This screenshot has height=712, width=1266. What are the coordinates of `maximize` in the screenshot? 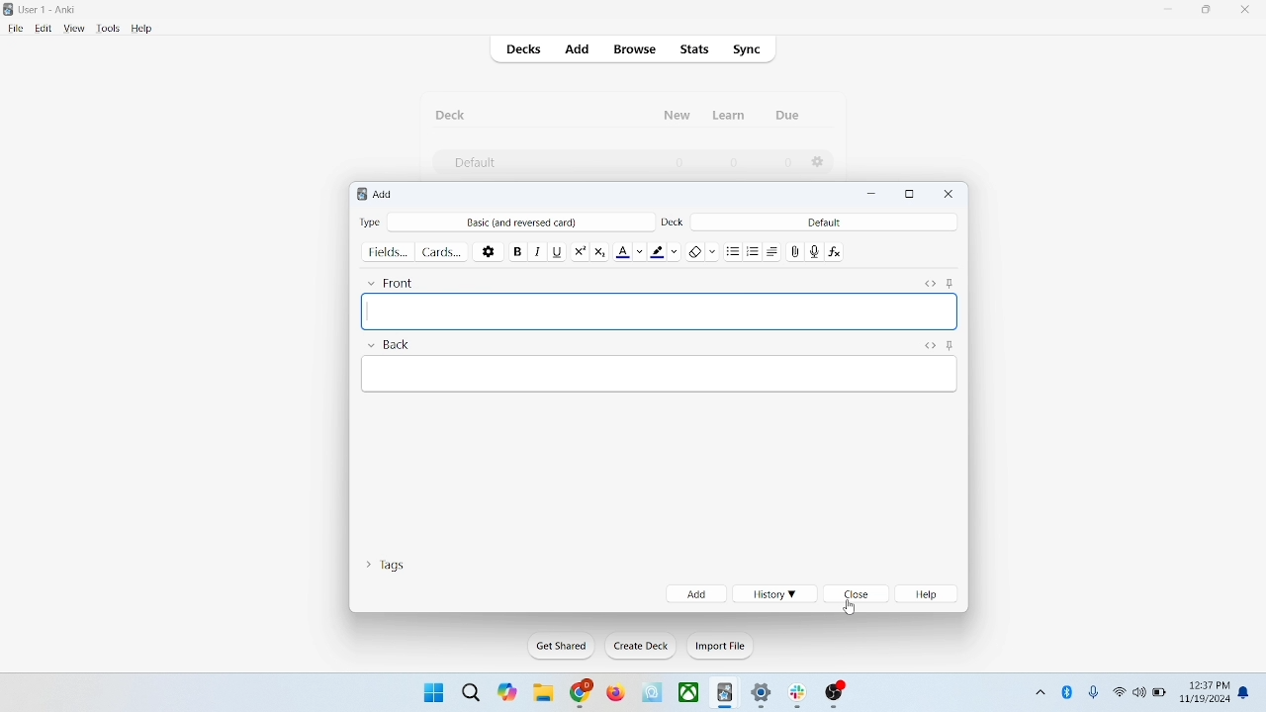 It's located at (1207, 13).